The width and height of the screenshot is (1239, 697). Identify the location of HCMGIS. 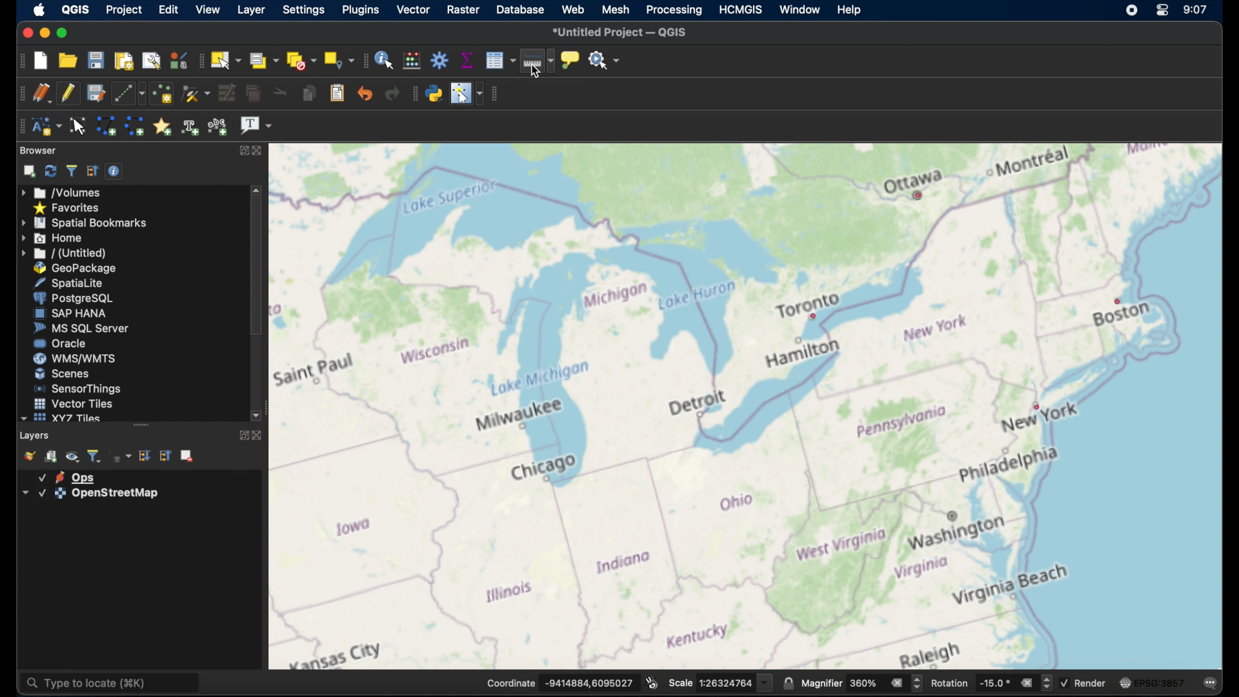
(743, 9).